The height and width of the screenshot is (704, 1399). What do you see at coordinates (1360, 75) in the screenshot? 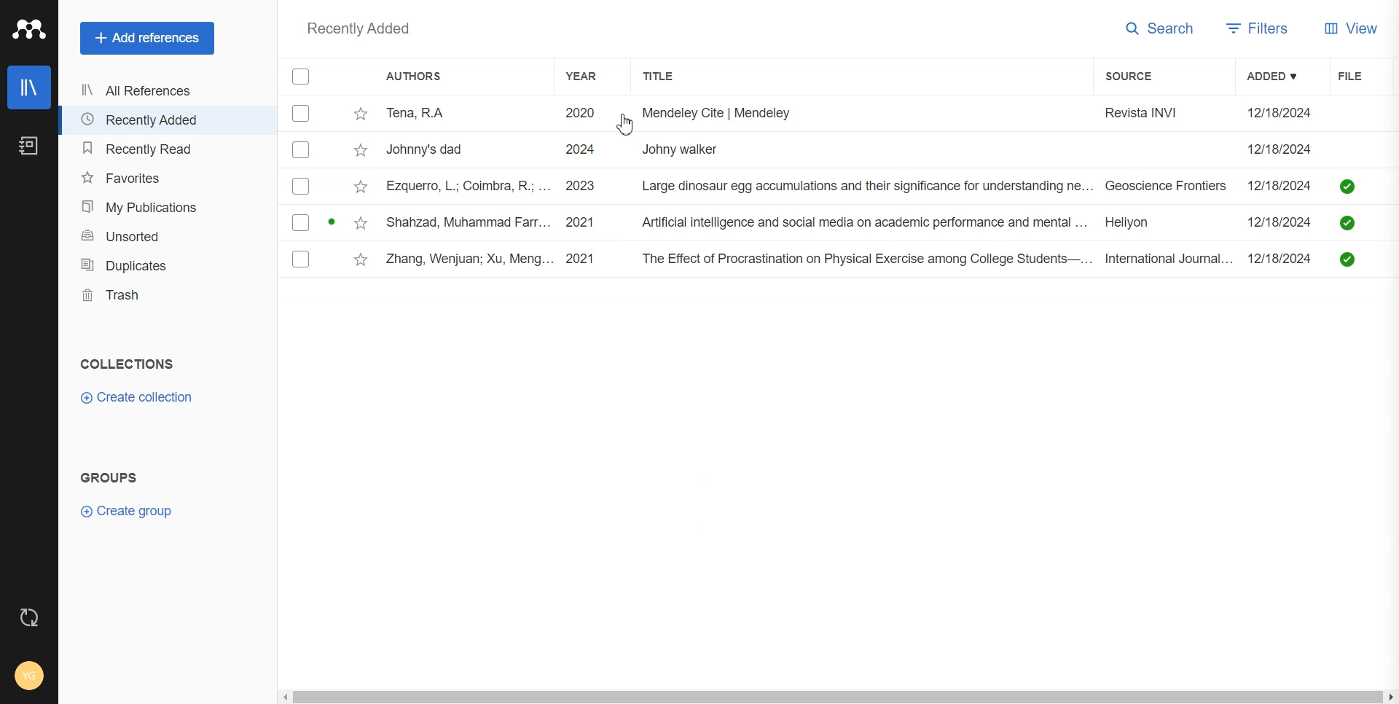
I see `File` at bounding box center [1360, 75].